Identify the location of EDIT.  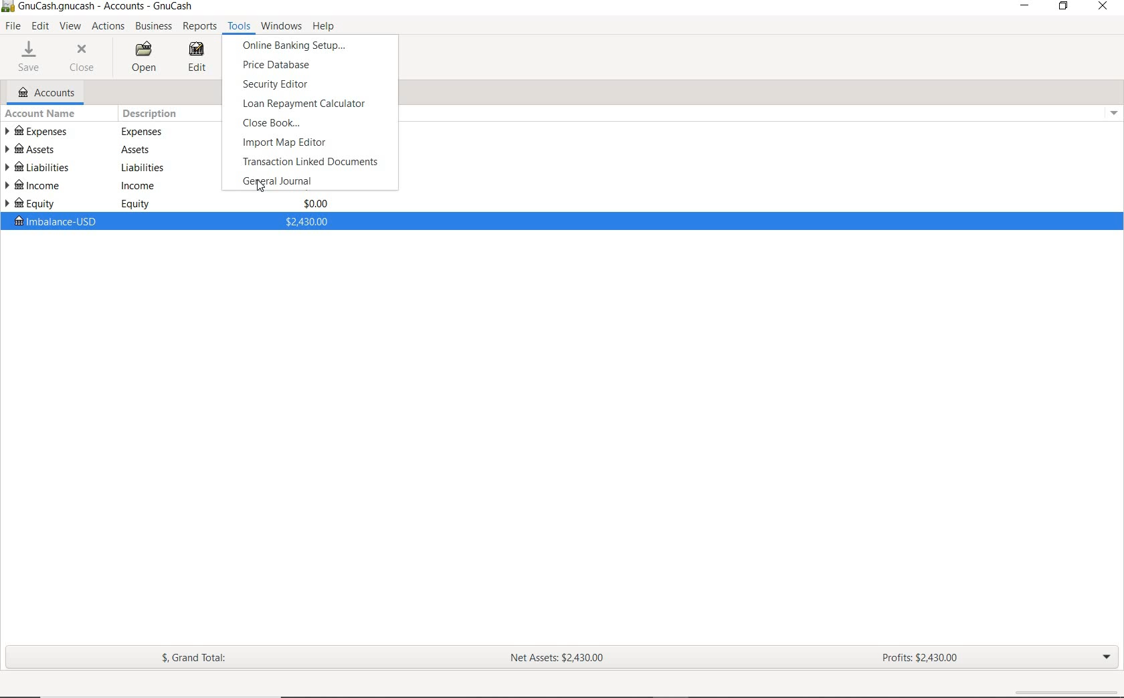
(42, 27).